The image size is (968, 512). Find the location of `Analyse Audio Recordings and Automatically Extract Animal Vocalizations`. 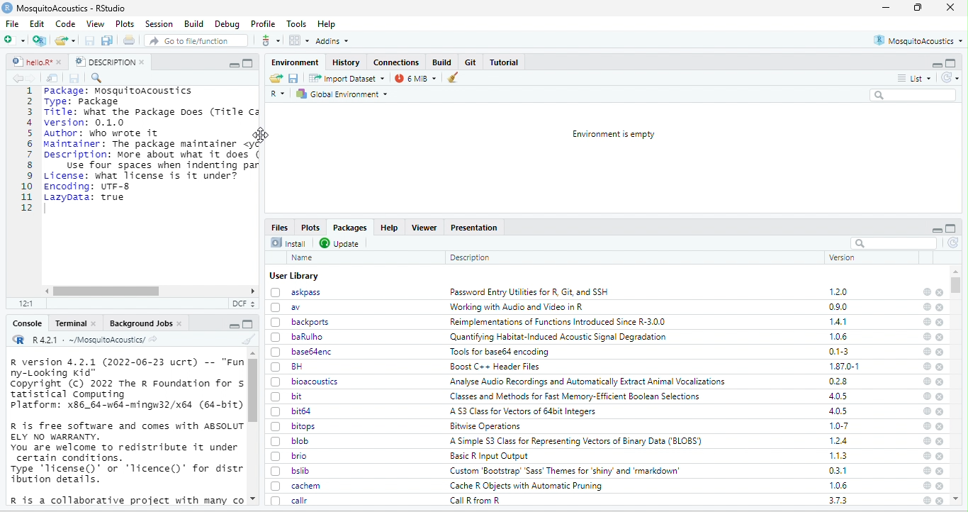

Analyse Audio Recordings and Automatically Extract Animal Vocalizations is located at coordinates (587, 382).